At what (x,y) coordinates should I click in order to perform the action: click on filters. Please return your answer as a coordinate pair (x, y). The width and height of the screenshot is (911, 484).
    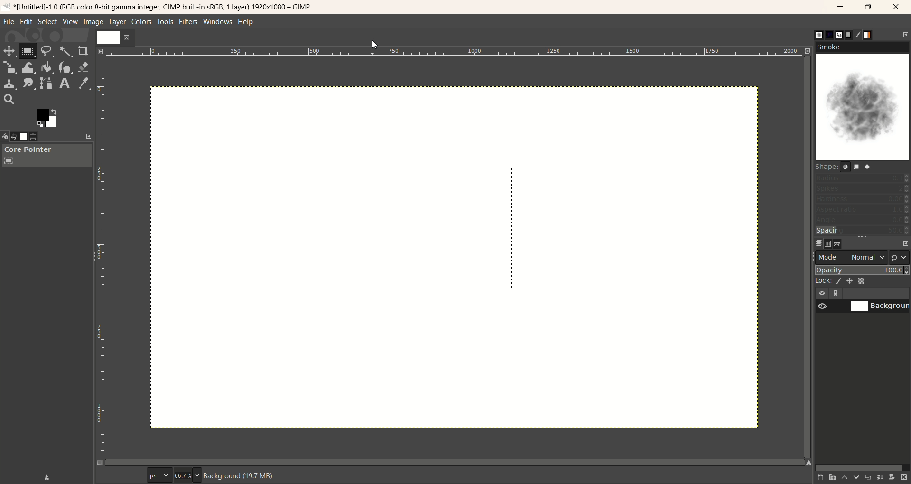
    Looking at the image, I should click on (187, 22).